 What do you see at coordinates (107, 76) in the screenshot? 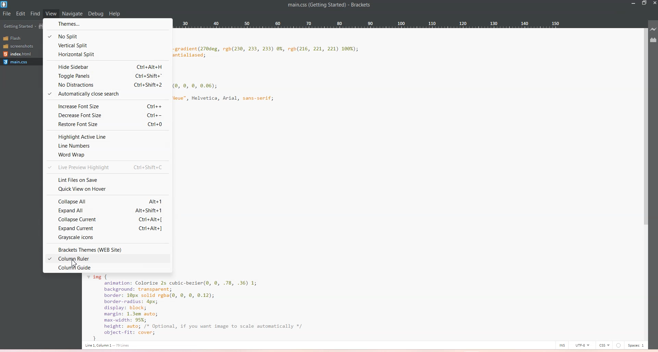
I see `Toggle panels` at bounding box center [107, 76].